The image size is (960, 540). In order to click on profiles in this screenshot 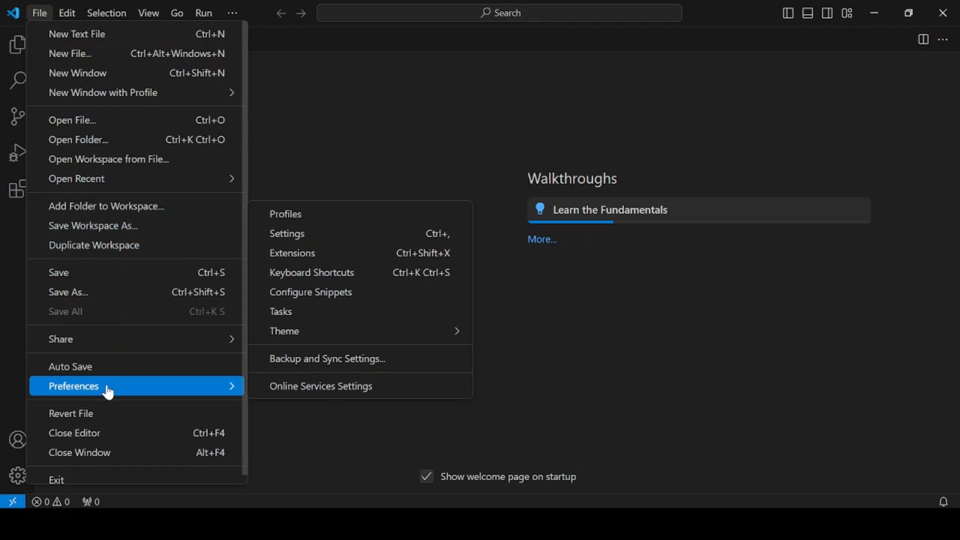, I will do `click(287, 213)`.